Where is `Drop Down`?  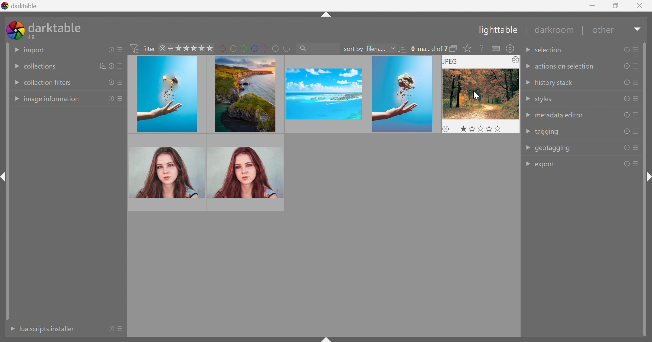 Drop Down is located at coordinates (638, 29).